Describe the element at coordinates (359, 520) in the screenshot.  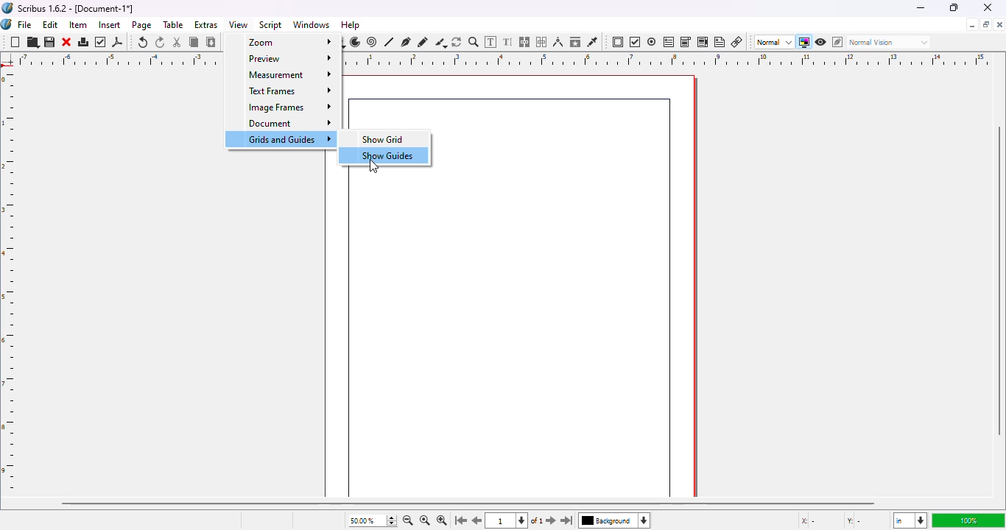
I see `50.00%` at that location.